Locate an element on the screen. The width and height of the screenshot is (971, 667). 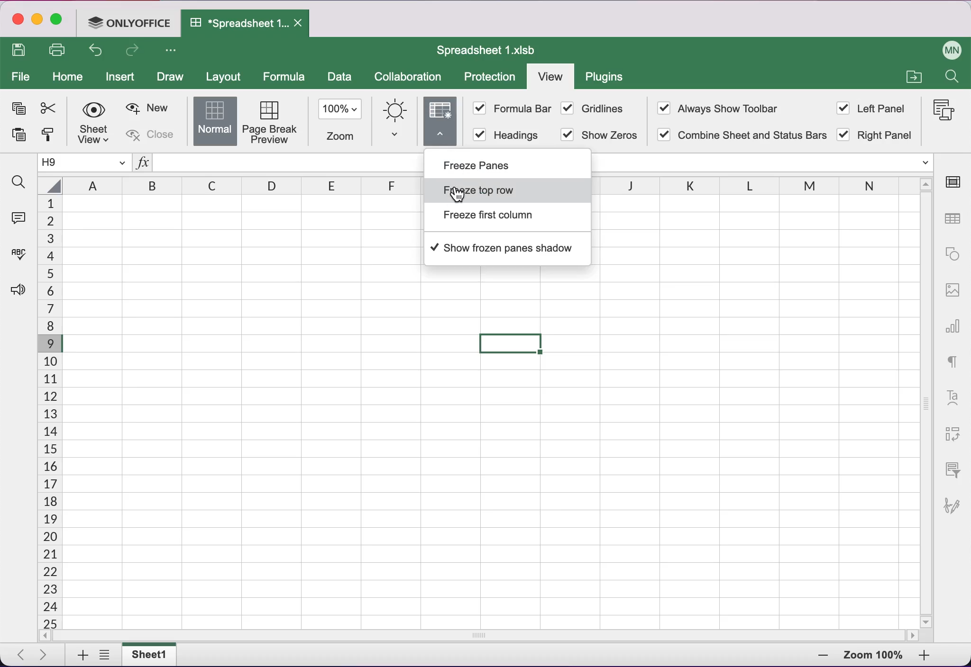
 is located at coordinates (950, 178).